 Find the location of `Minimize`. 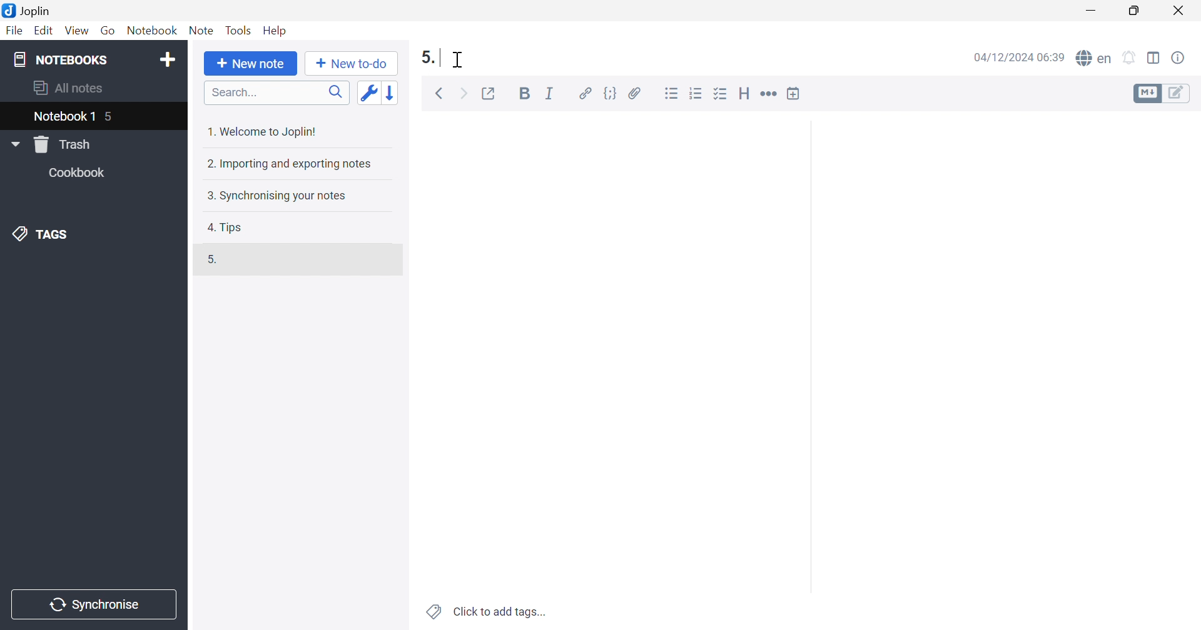

Minimize is located at coordinates (1093, 7).